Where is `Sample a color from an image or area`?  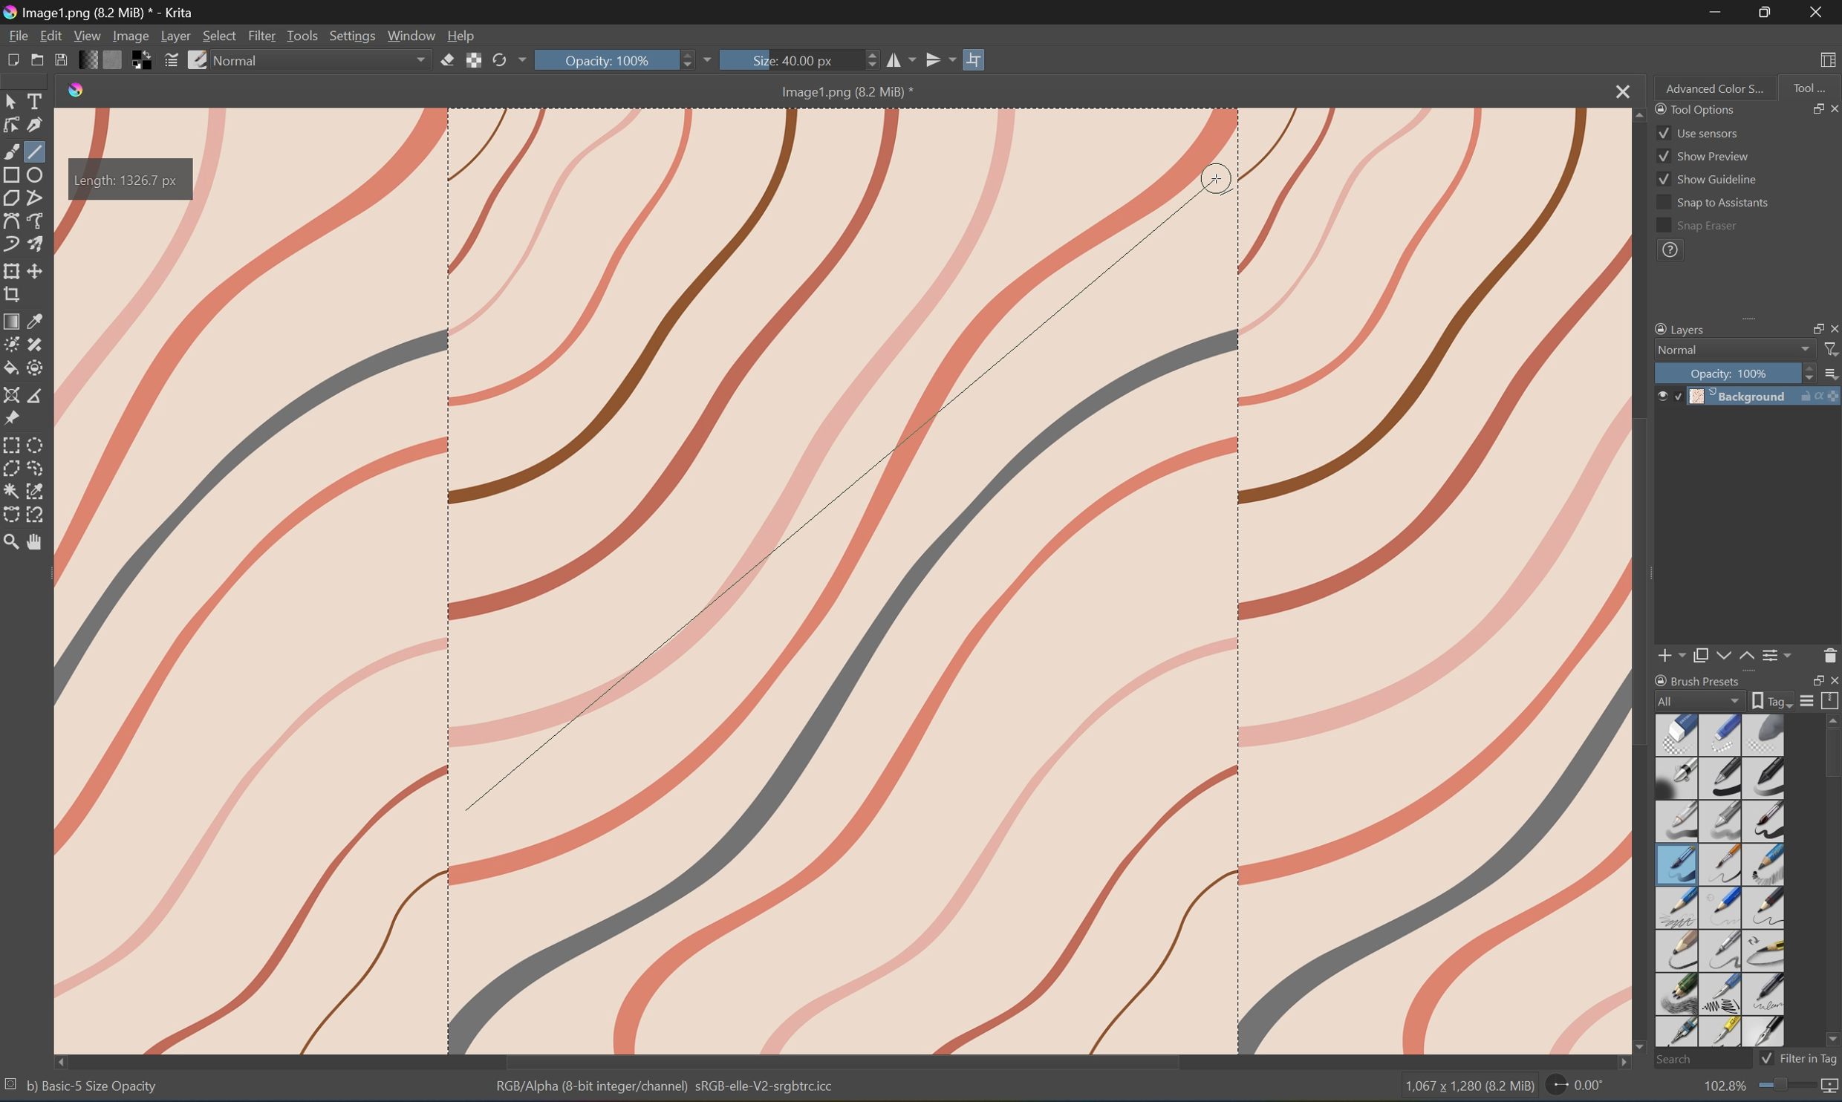
Sample a color from an image or area is located at coordinates (37, 319).